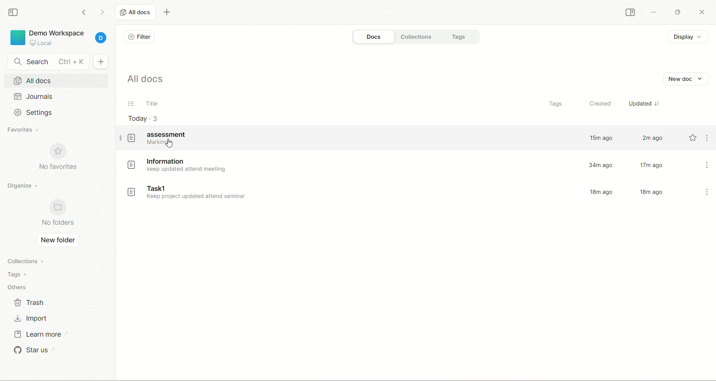 The height and width of the screenshot is (381, 716). Describe the element at coordinates (23, 185) in the screenshot. I see `organize` at that location.